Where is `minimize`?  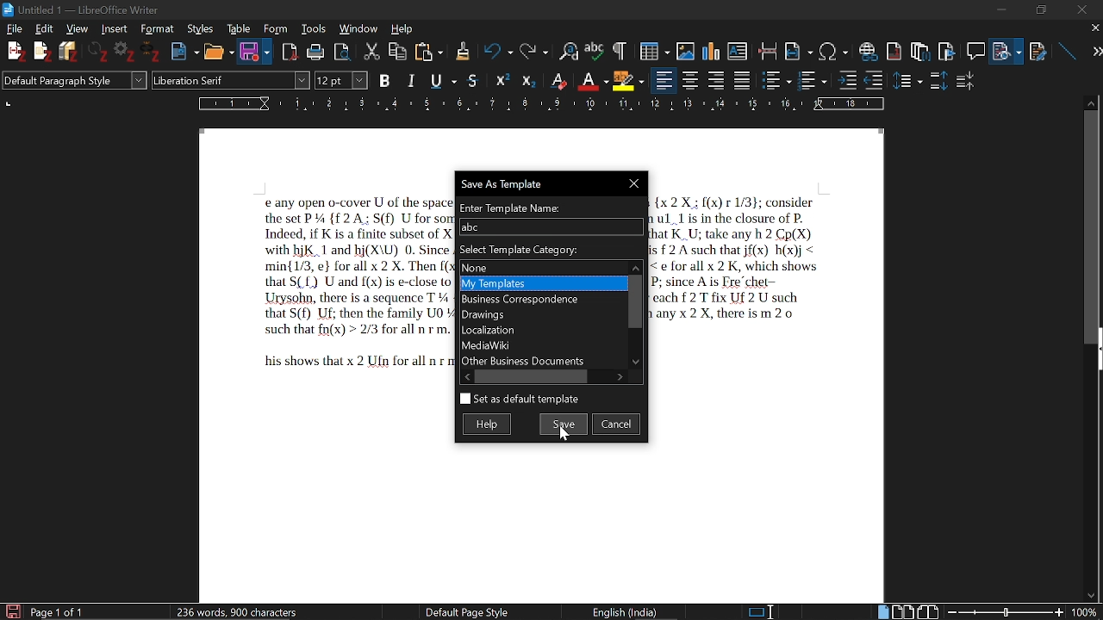 minimize is located at coordinates (1005, 10).